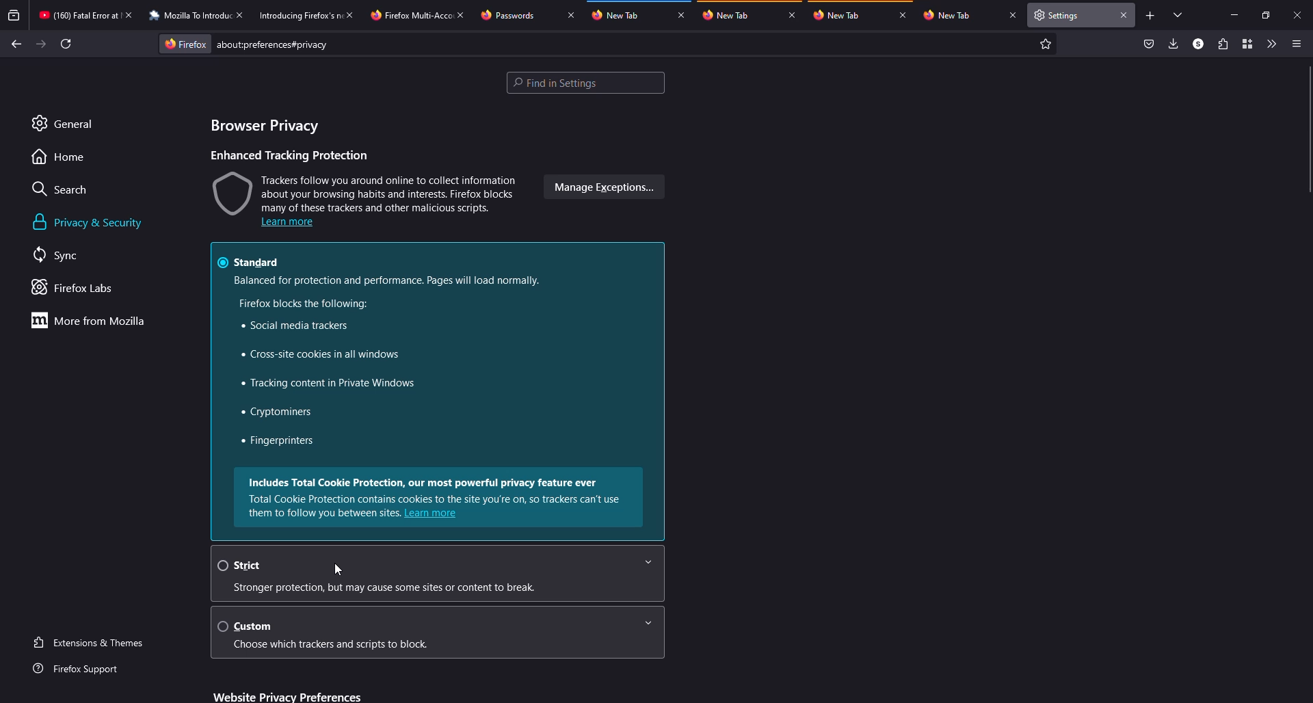 The width and height of the screenshot is (1313, 703). What do you see at coordinates (243, 14) in the screenshot?
I see `close` at bounding box center [243, 14].